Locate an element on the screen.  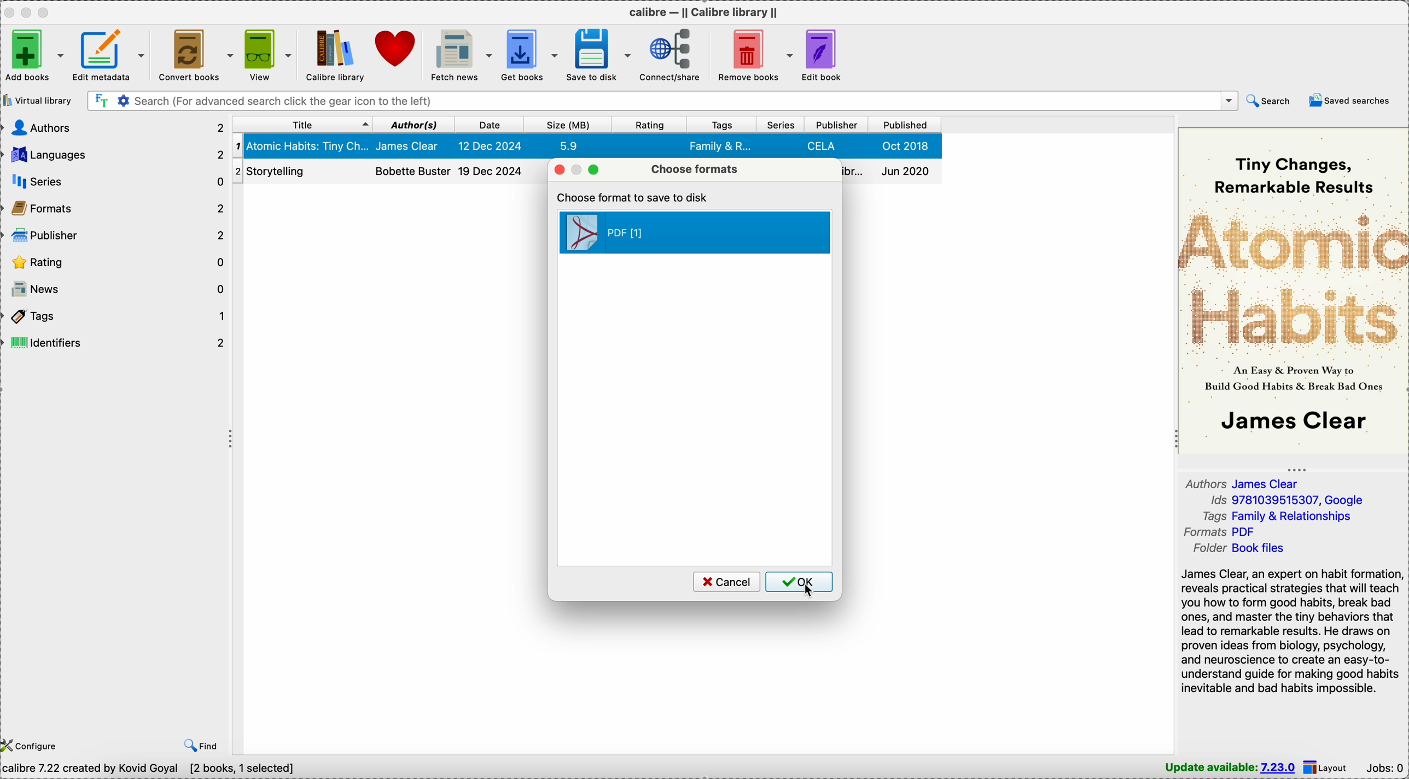
author James Clear is located at coordinates (1242, 483).